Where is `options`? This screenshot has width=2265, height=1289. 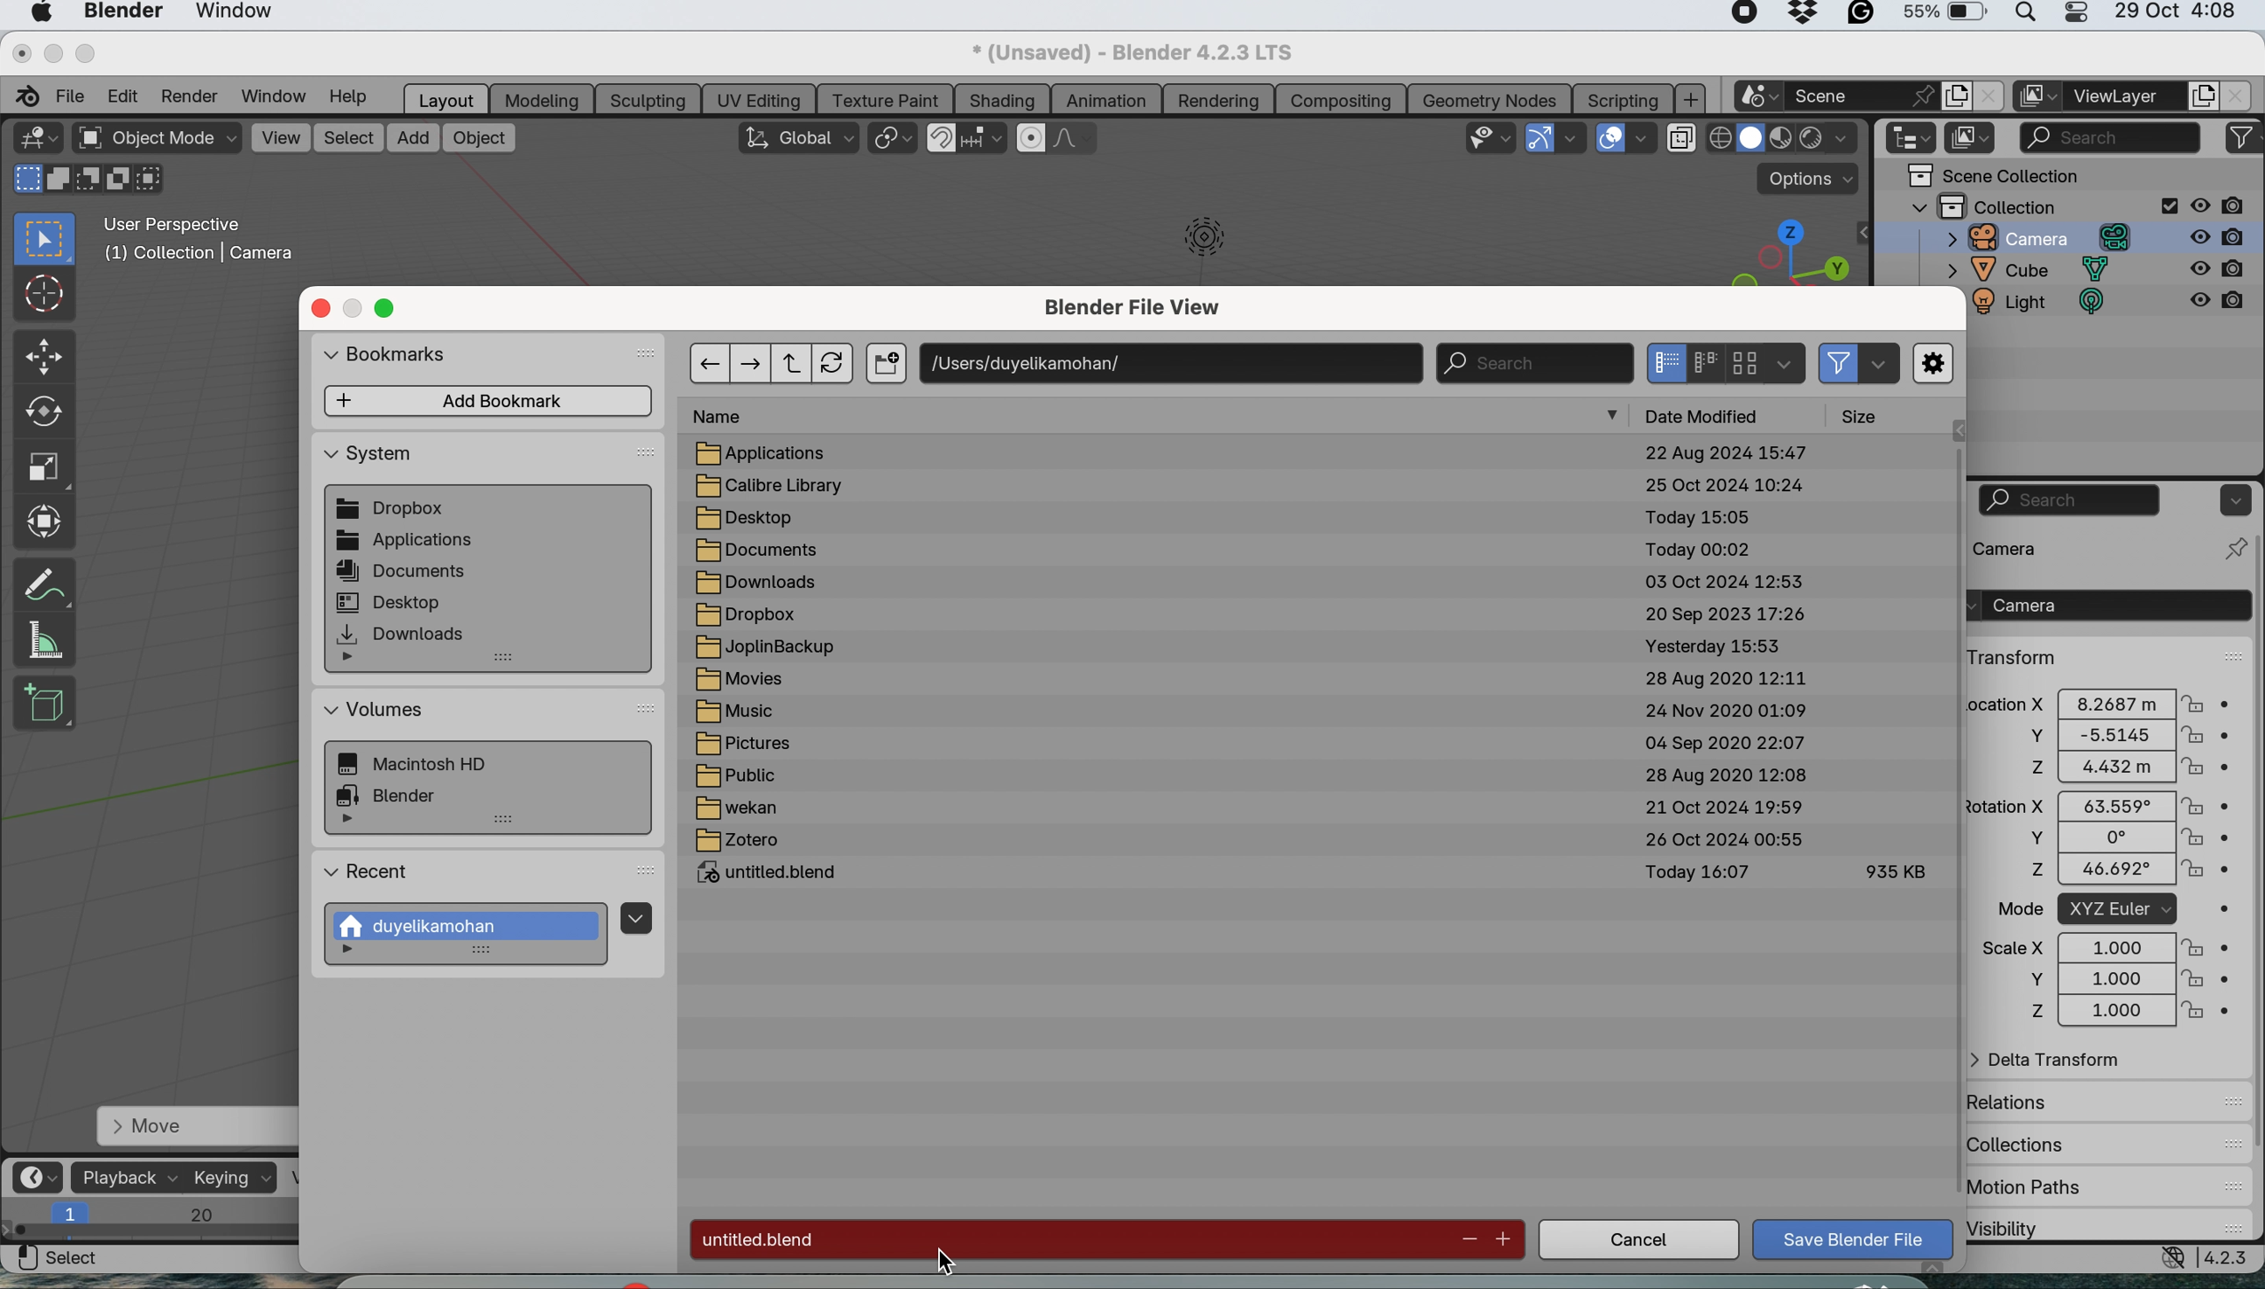
options is located at coordinates (1811, 179).